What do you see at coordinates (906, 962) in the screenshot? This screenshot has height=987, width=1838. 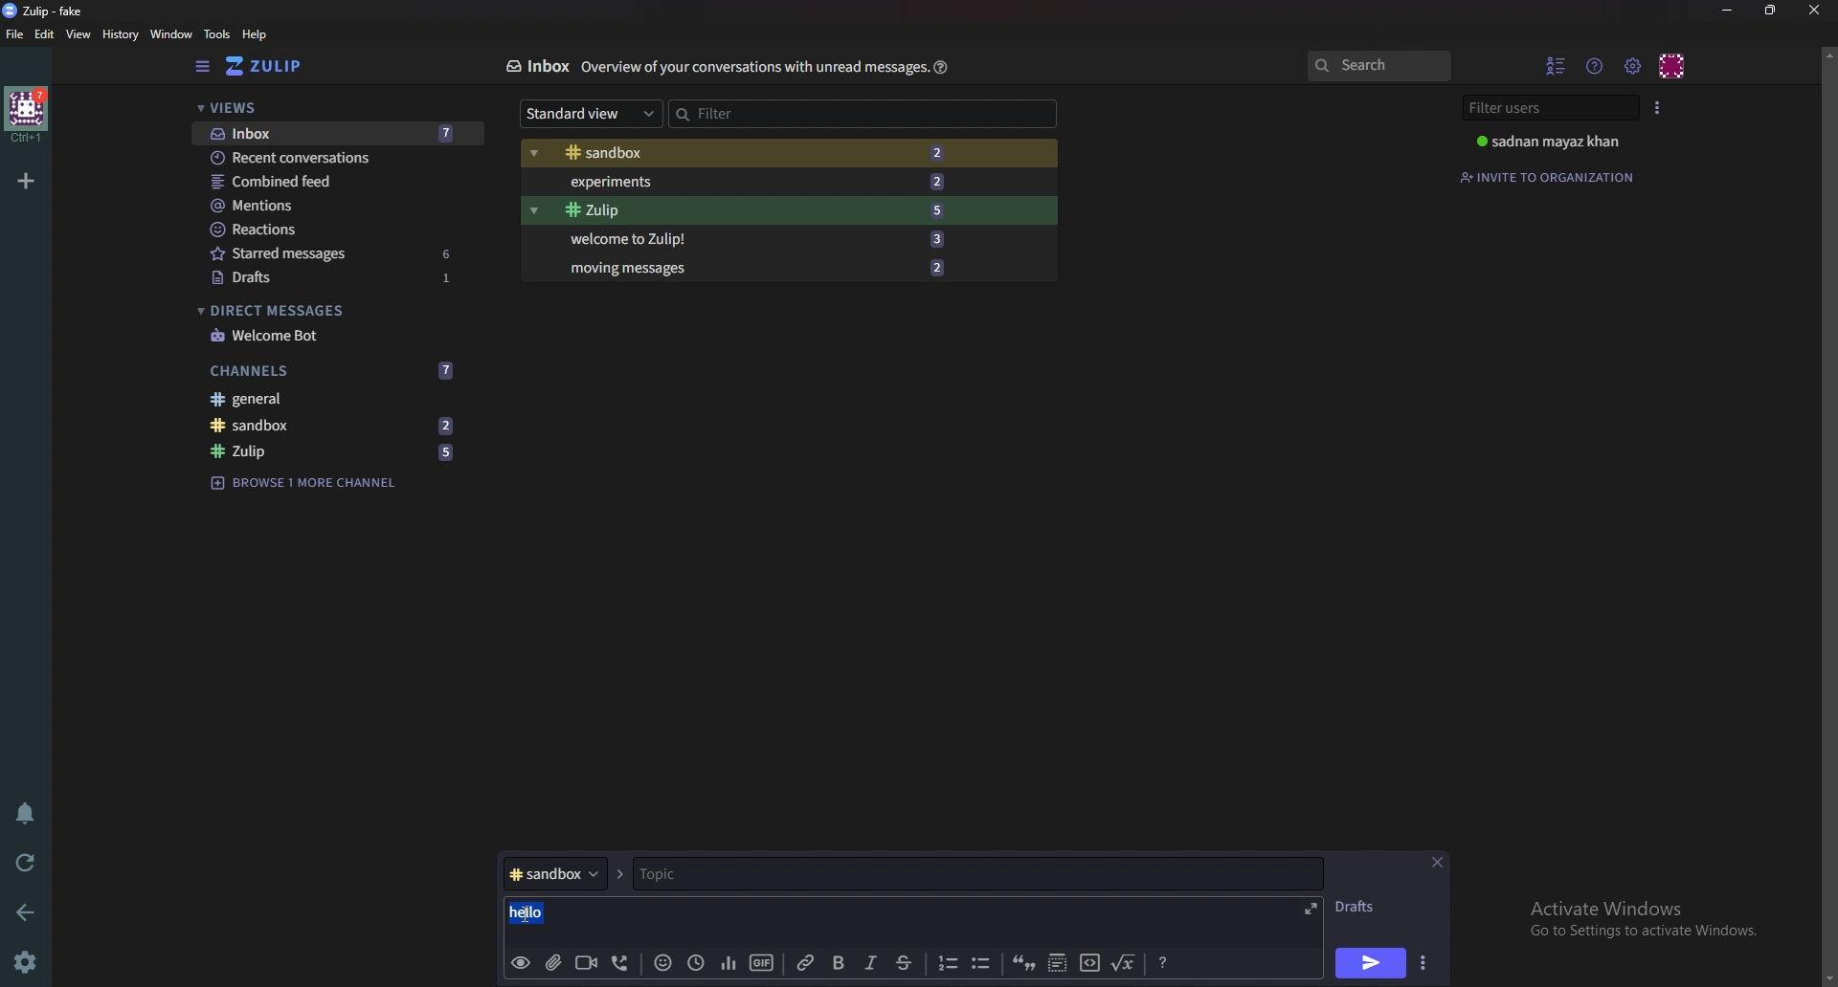 I see `Strike through` at bounding box center [906, 962].